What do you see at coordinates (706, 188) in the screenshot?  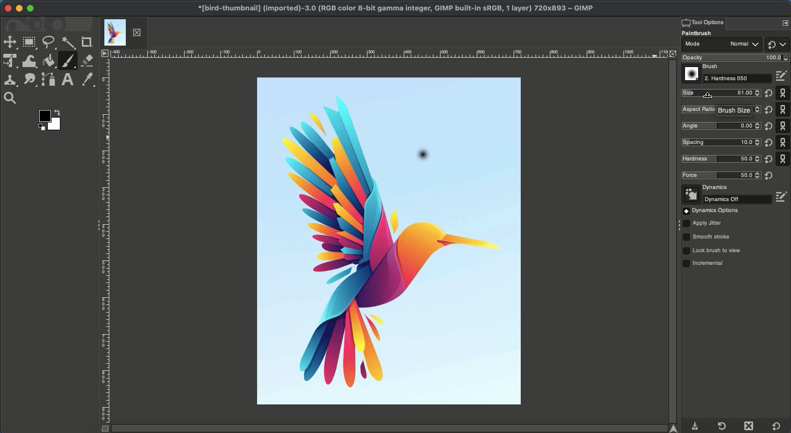 I see `Dynamics` at bounding box center [706, 188].